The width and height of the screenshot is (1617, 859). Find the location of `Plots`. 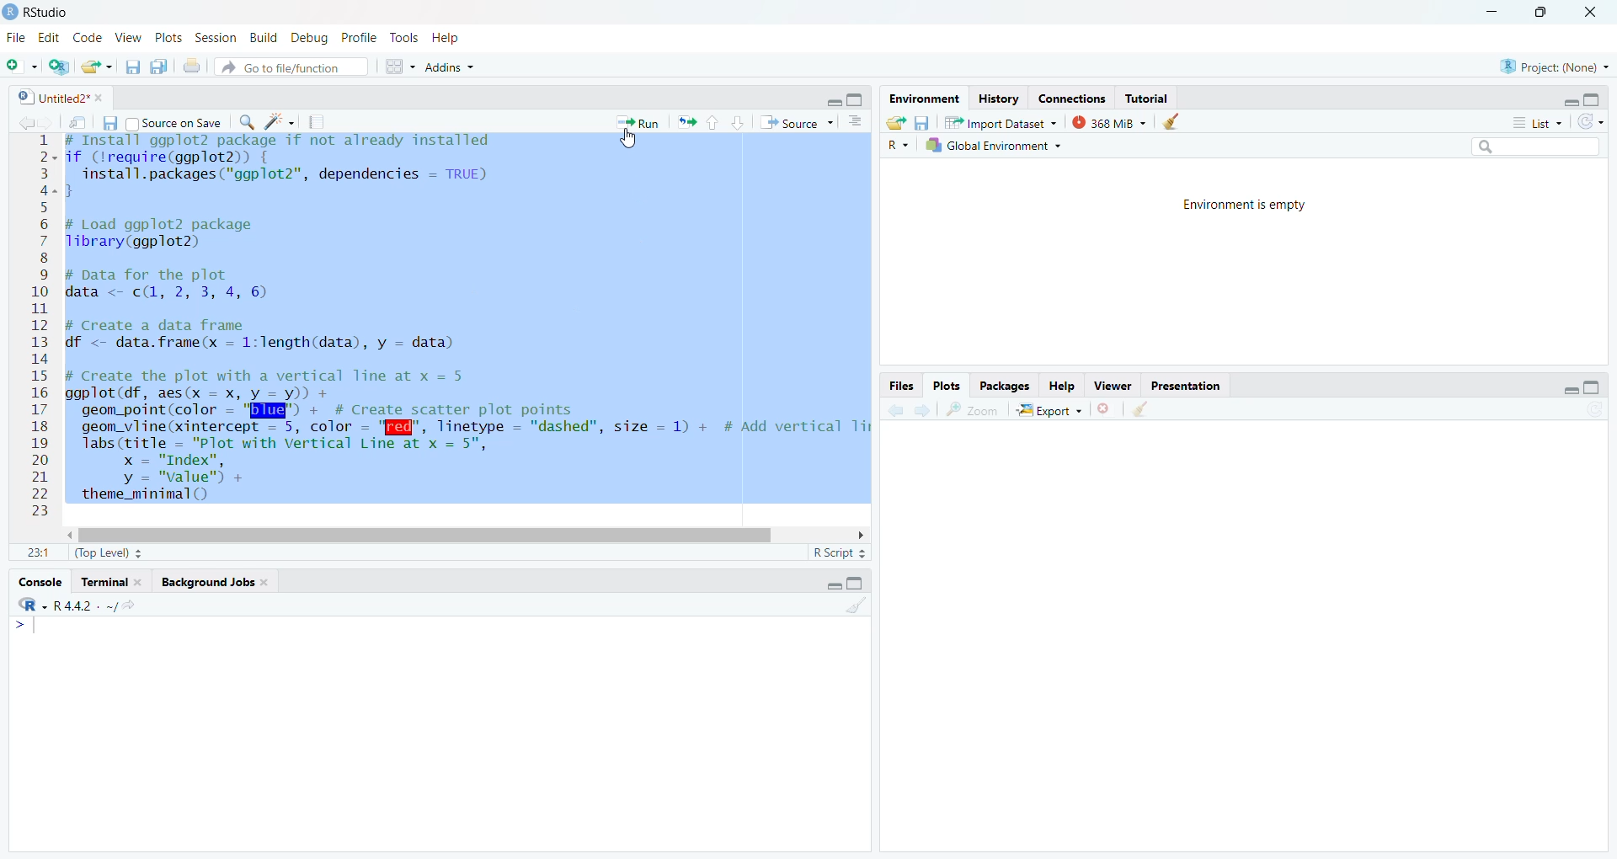

Plots is located at coordinates (947, 386).